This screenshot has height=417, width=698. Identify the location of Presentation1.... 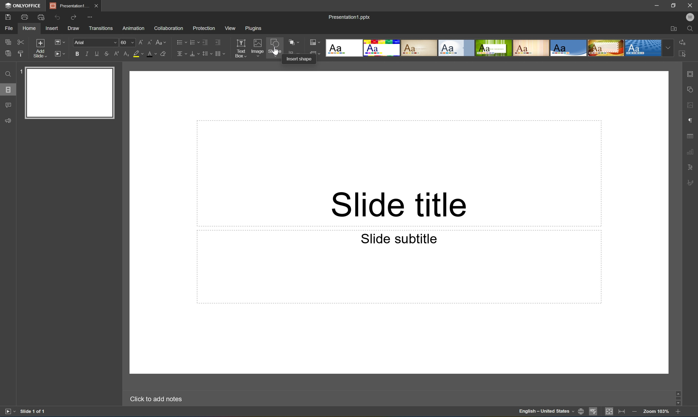
(68, 5).